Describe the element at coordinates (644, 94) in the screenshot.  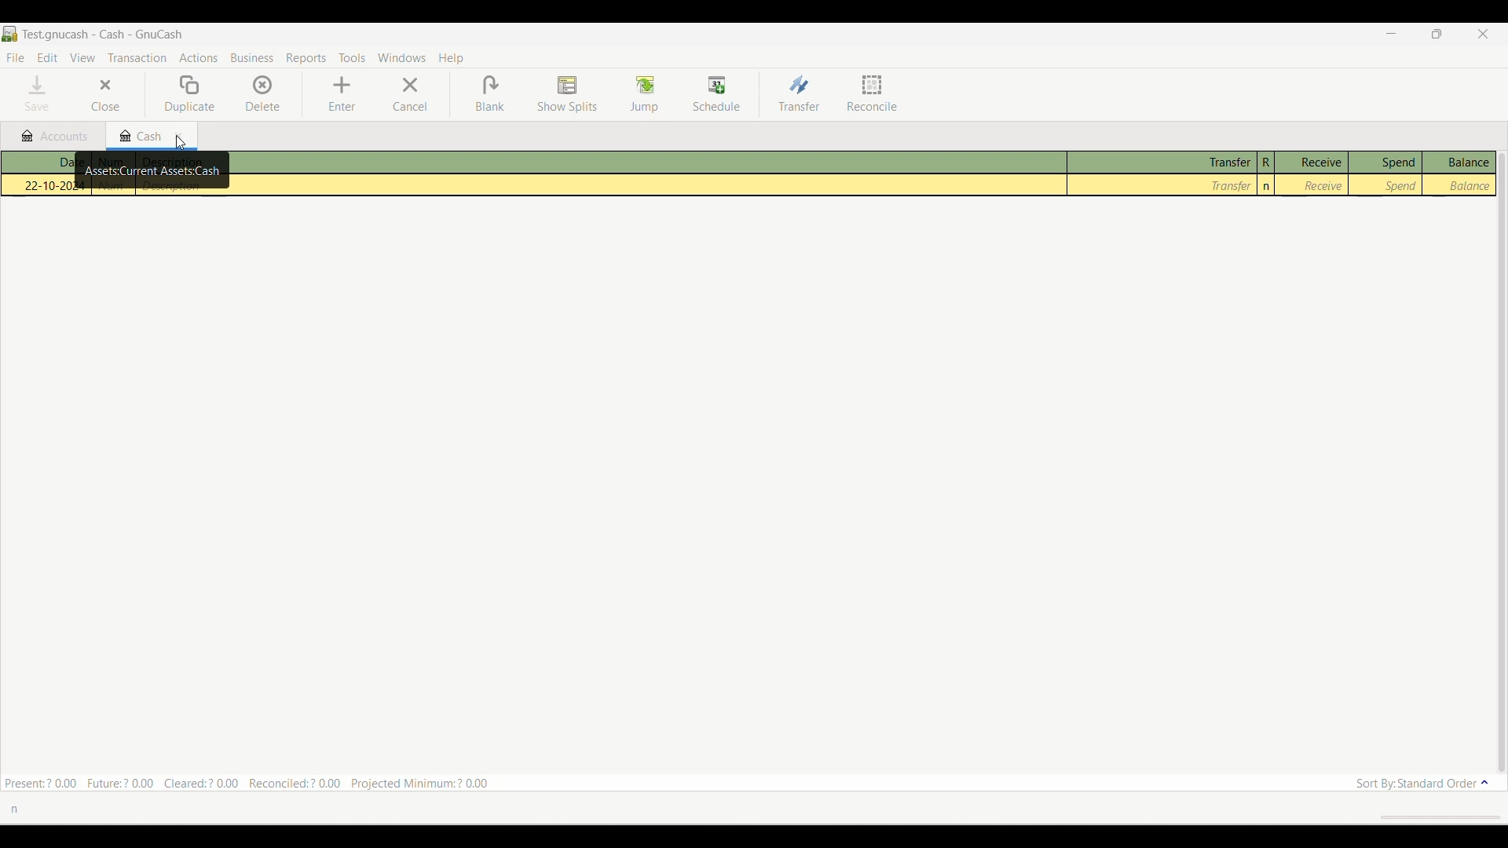
I see `Jump` at that location.